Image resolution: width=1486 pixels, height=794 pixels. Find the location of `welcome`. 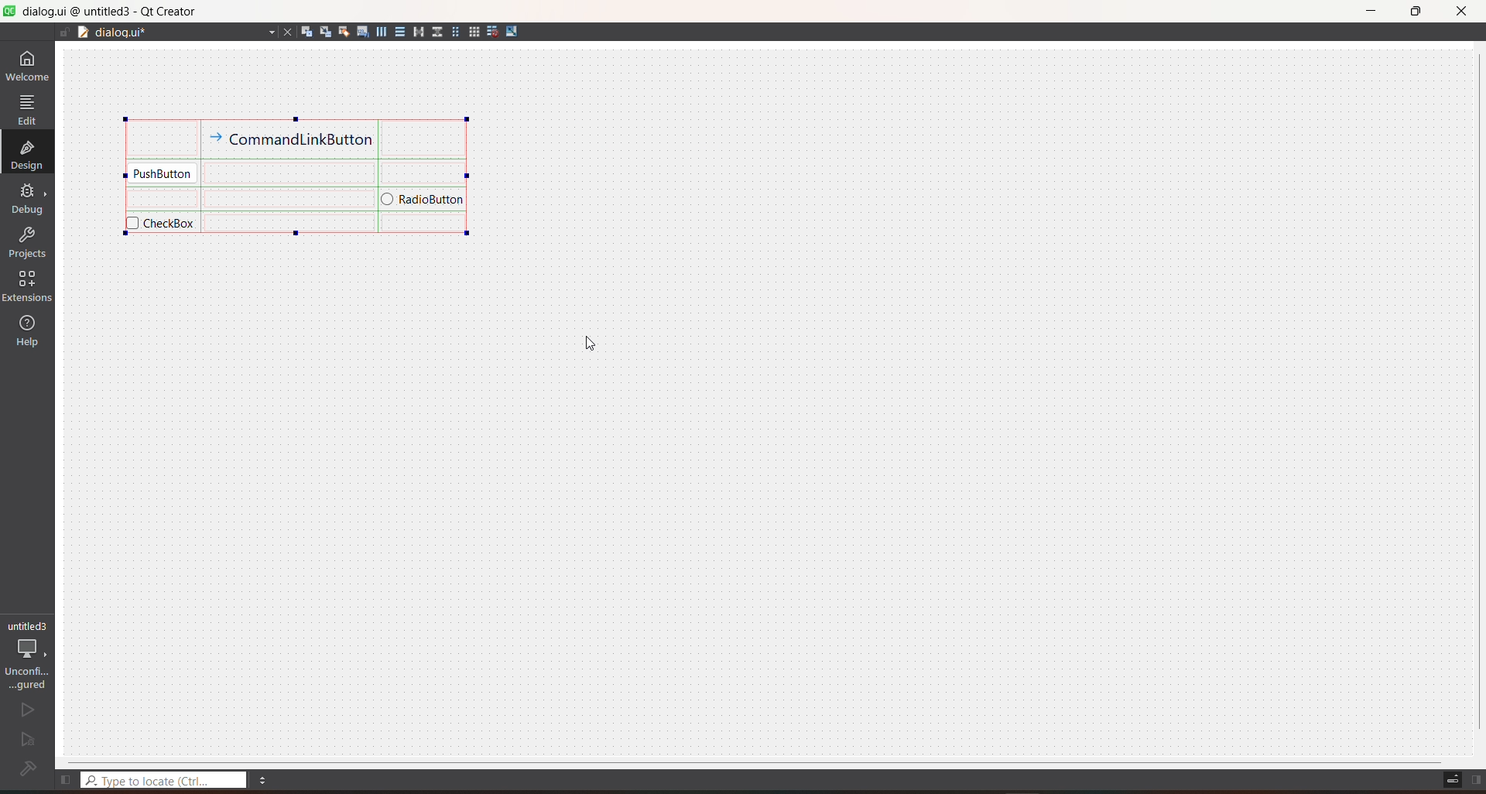

welcome is located at coordinates (28, 63).